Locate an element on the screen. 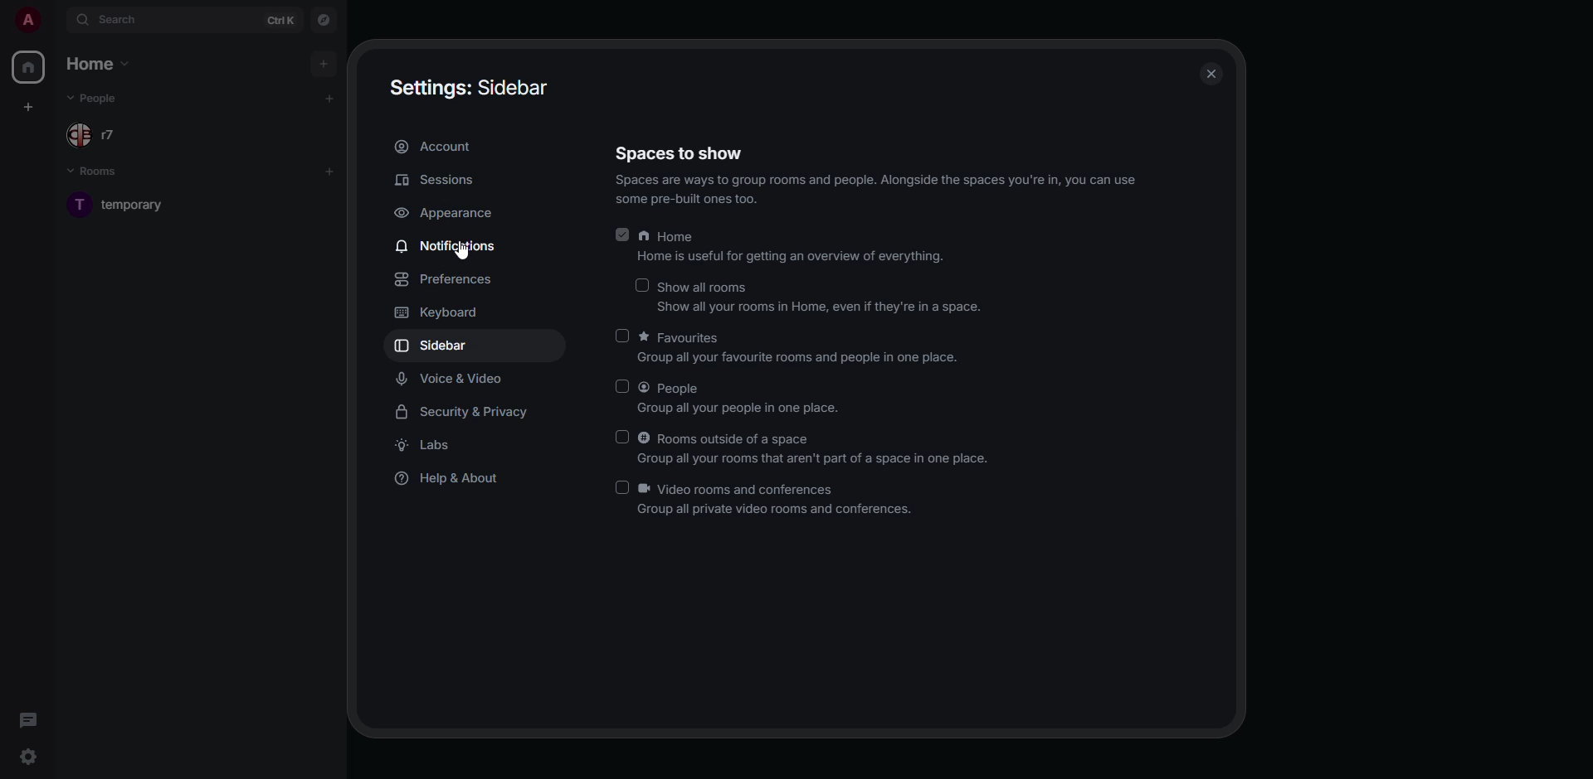 The image size is (1593, 779). keyboard is located at coordinates (441, 313).